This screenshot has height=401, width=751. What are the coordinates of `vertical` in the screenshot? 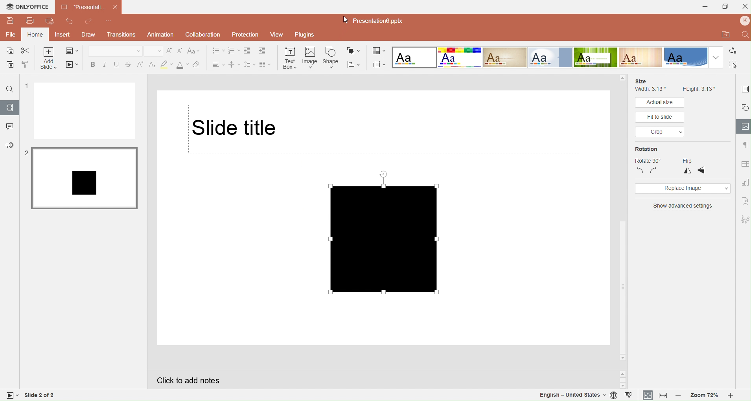 It's located at (688, 170).